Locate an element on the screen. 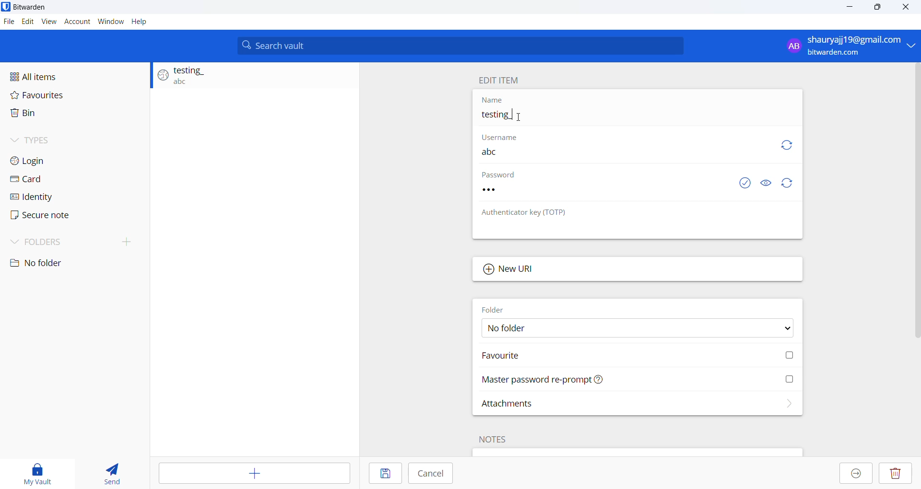 This screenshot has width=921, height=489. Window is located at coordinates (111, 20).